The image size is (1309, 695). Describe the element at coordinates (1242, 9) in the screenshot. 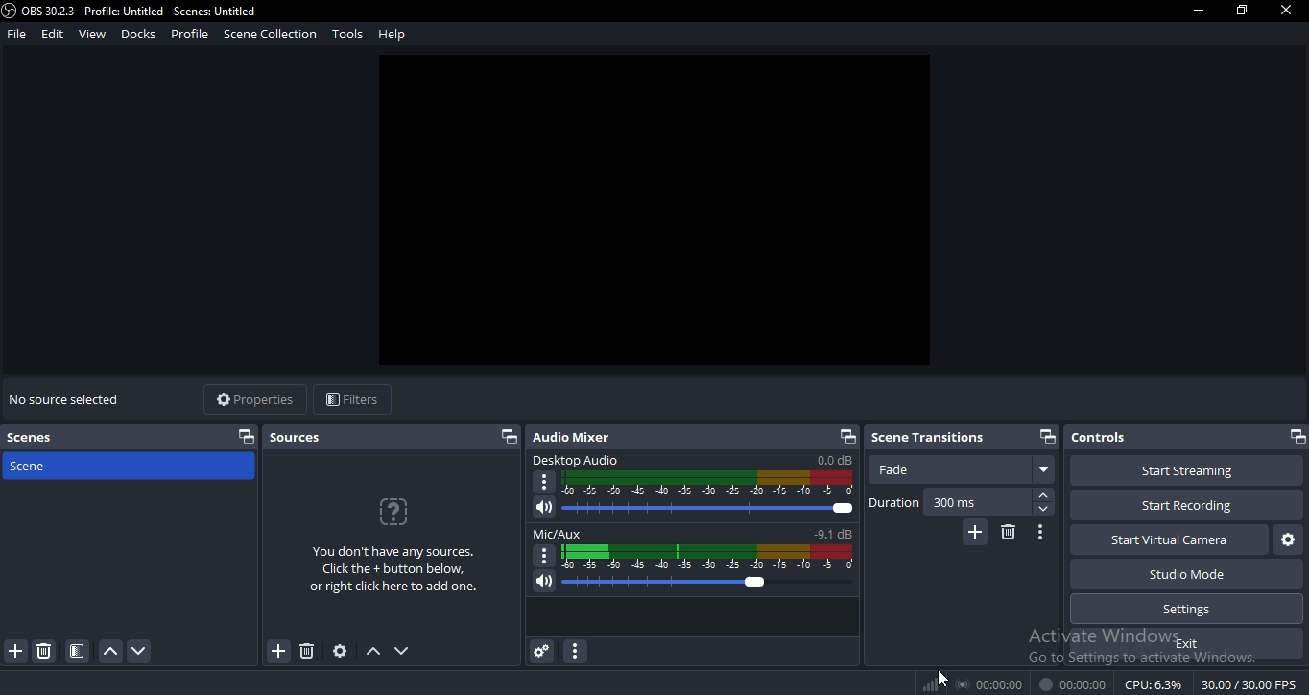

I see `restore` at that location.